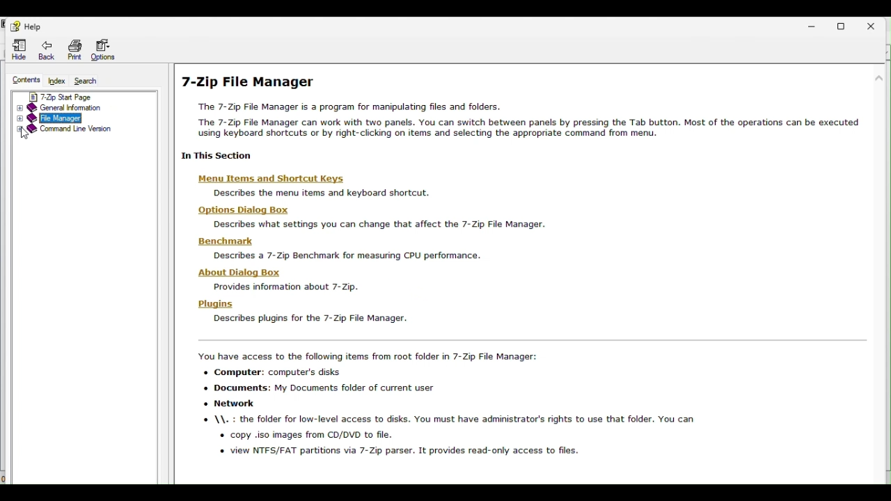 The image size is (891, 501). Describe the element at coordinates (442, 403) in the screenshot. I see `You have access to the following items from root folder in 7-Zip File Manager:
«+ Computer: computer's disks
+ Documents: My Documents folder of current user
«+ Network
© \\. : the folder for low-level access to disks. You must have administrator's rights to use that folder. You can
« copy .iso images from CD/DVD to file.
« view NTFS/FAT partitions via 7-Zip parser. It provides read-only access to files.` at that location.